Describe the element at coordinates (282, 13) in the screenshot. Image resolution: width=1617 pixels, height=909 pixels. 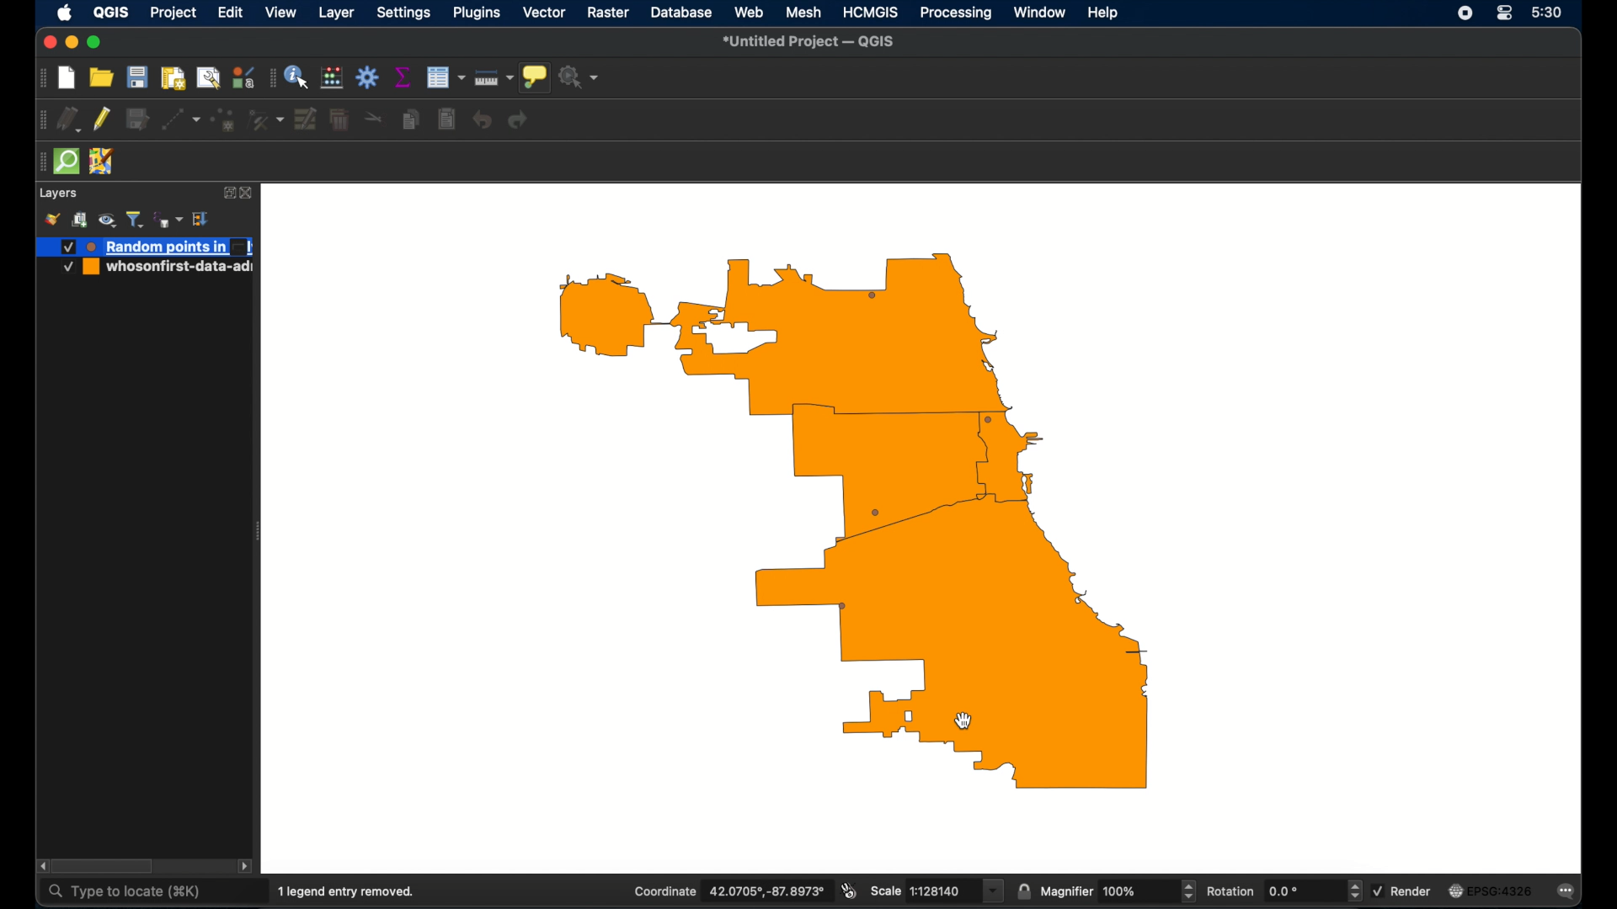
I see `view` at that location.